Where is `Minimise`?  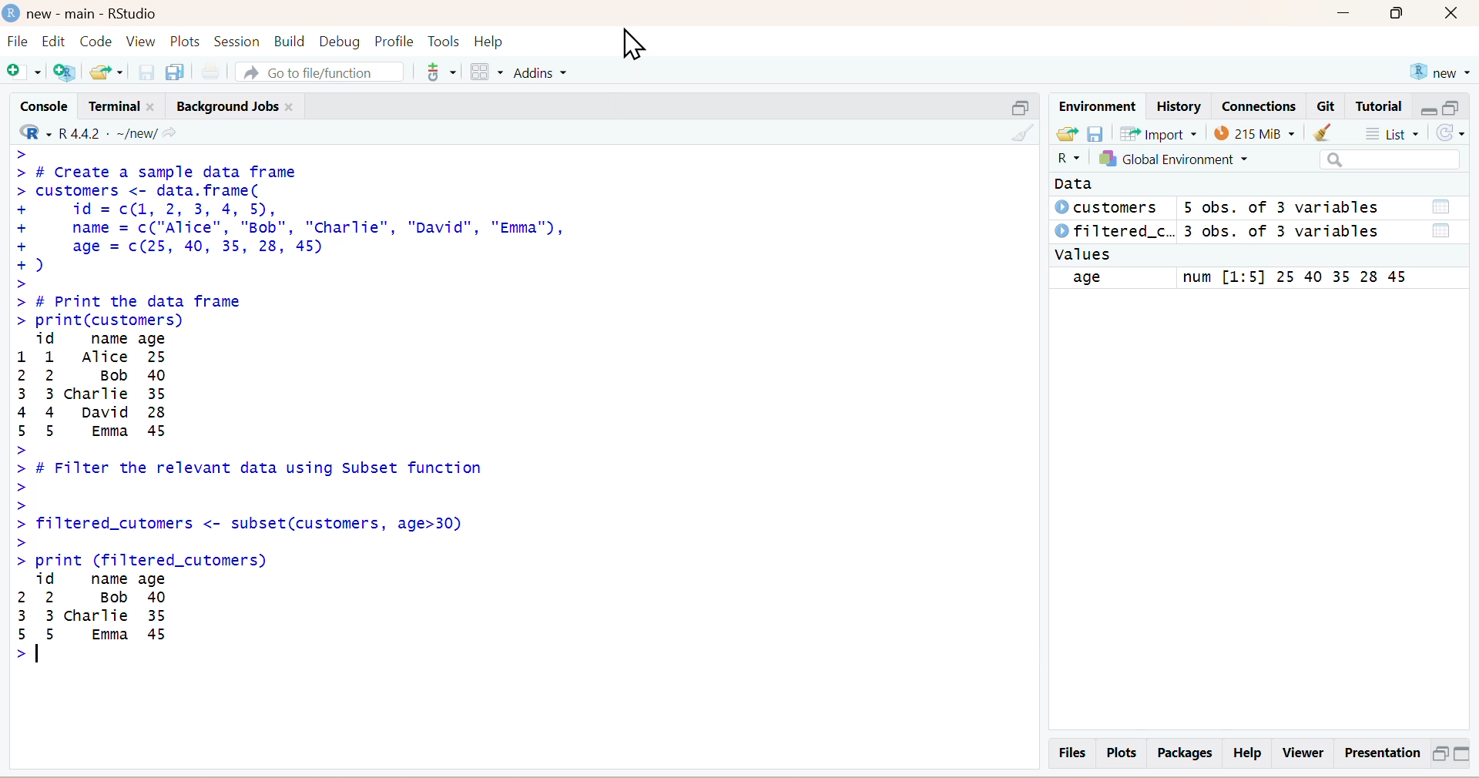
Minimise is located at coordinates (1015, 106).